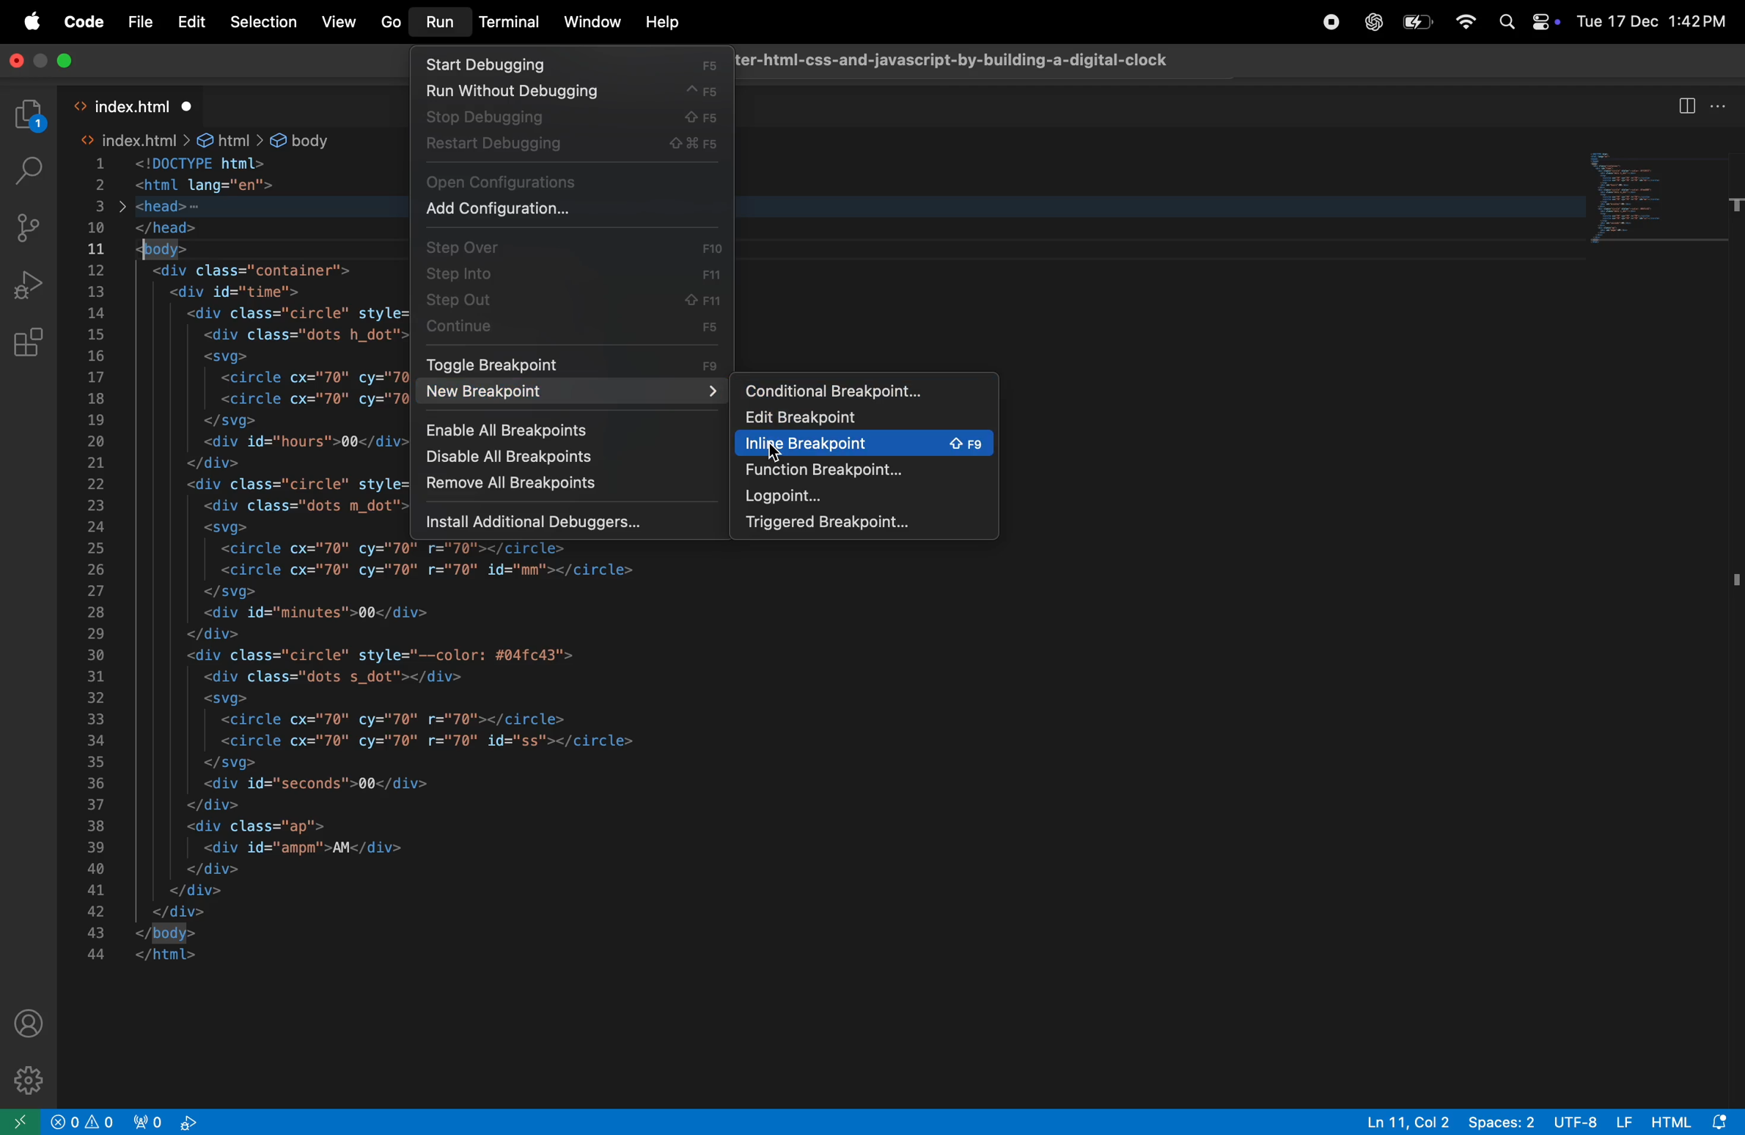 This screenshot has height=1135, width=1745. I want to click on log point, so click(860, 496).